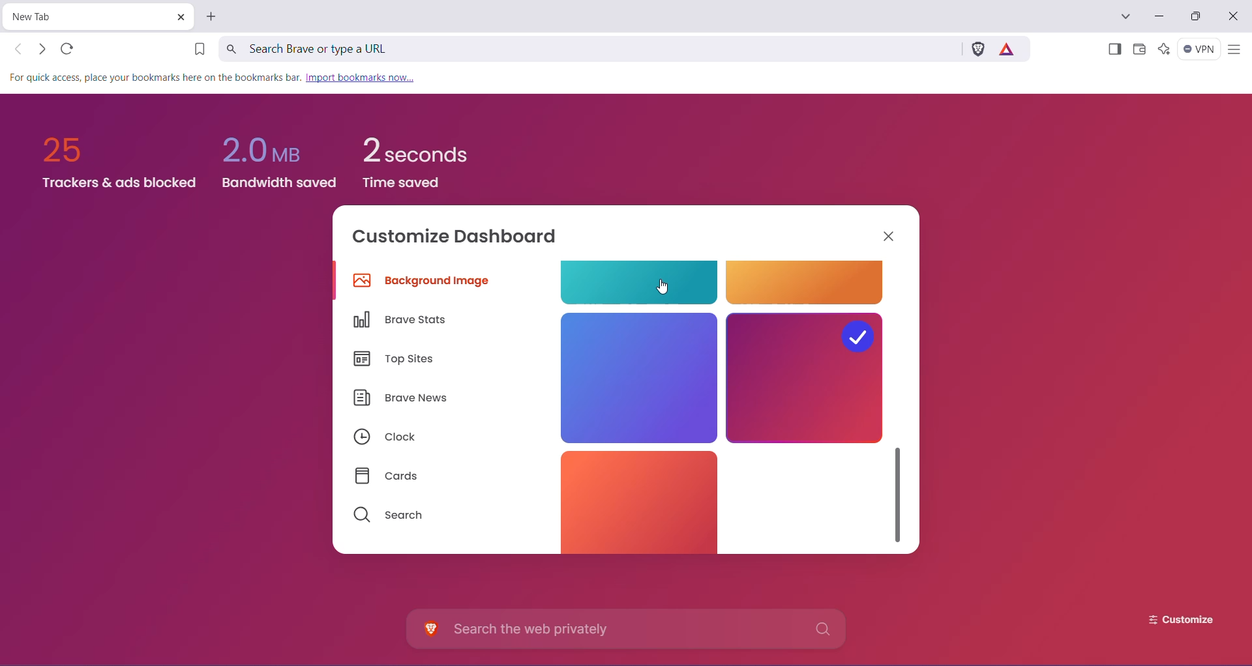  What do you see at coordinates (389, 515) in the screenshot?
I see `Search` at bounding box center [389, 515].